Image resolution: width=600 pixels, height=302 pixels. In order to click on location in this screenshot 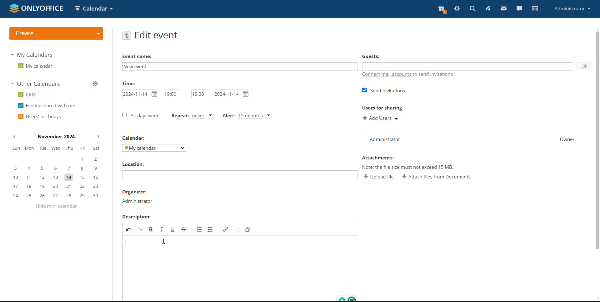, I will do `click(137, 165)`.